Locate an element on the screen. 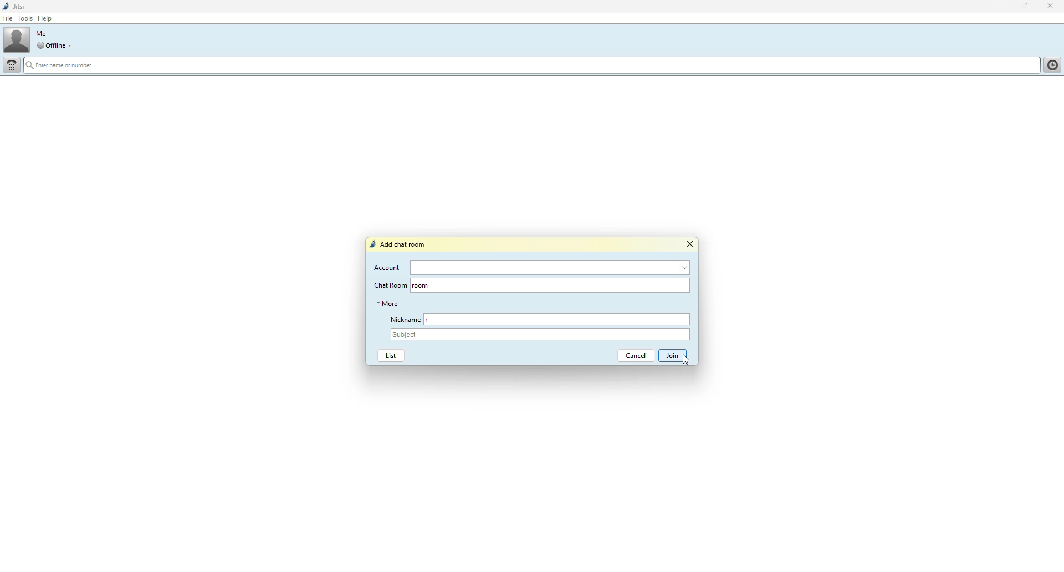 This screenshot has height=572, width=1064. account is located at coordinates (388, 267).